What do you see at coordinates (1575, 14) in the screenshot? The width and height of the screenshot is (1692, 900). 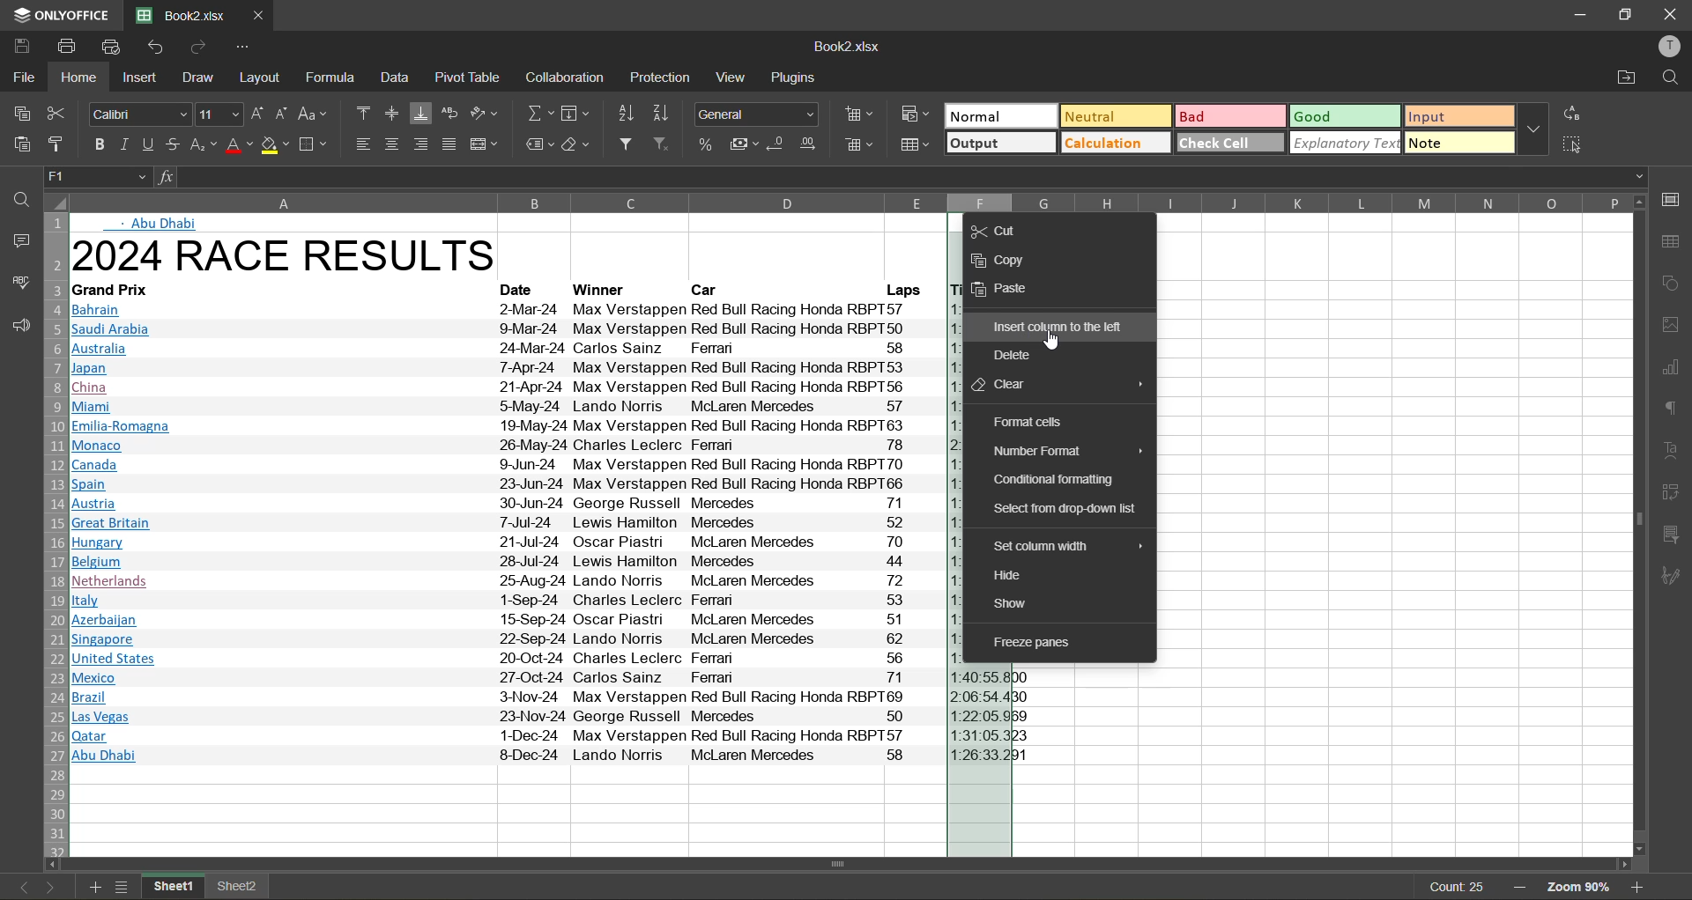 I see `minimize` at bounding box center [1575, 14].